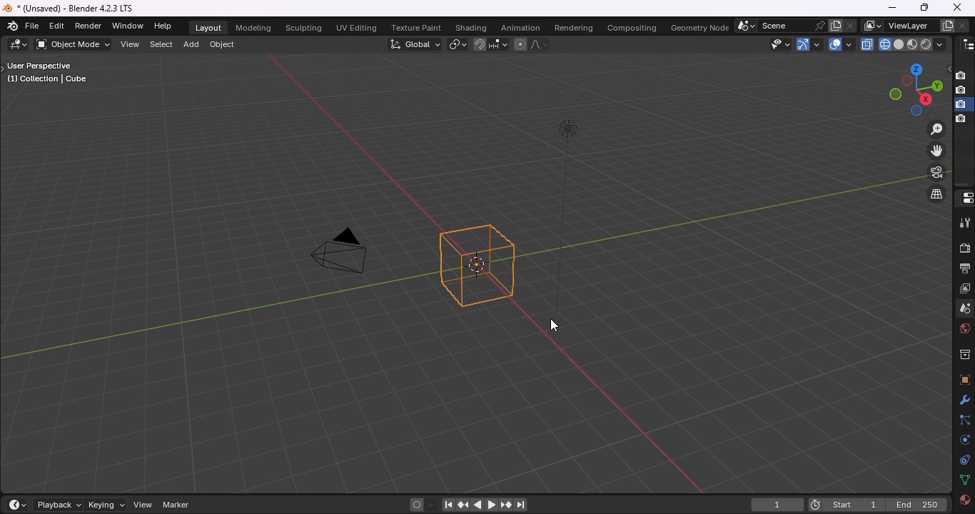 Image resolution: width=975 pixels, height=514 pixels. What do you see at coordinates (61, 505) in the screenshot?
I see `playback` at bounding box center [61, 505].